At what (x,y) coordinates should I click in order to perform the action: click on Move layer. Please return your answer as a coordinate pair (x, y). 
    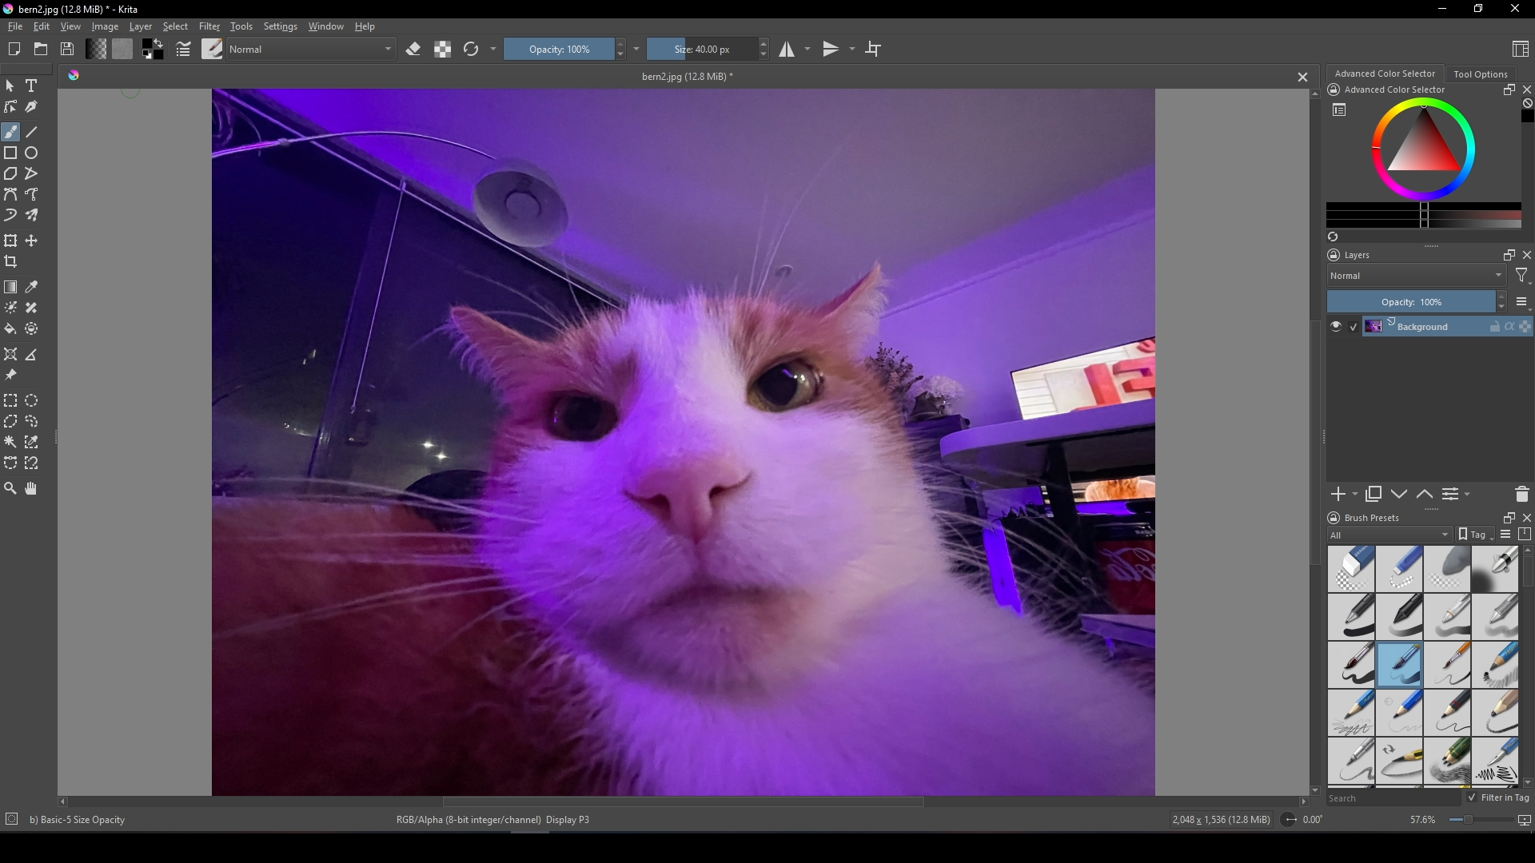
    Looking at the image, I should click on (1399, 494).